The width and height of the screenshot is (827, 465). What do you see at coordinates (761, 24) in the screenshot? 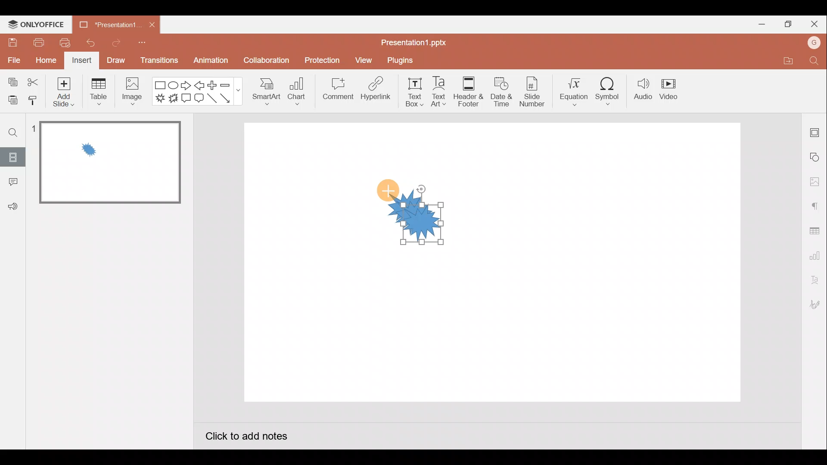
I see `Minimize` at bounding box center [761, 24].